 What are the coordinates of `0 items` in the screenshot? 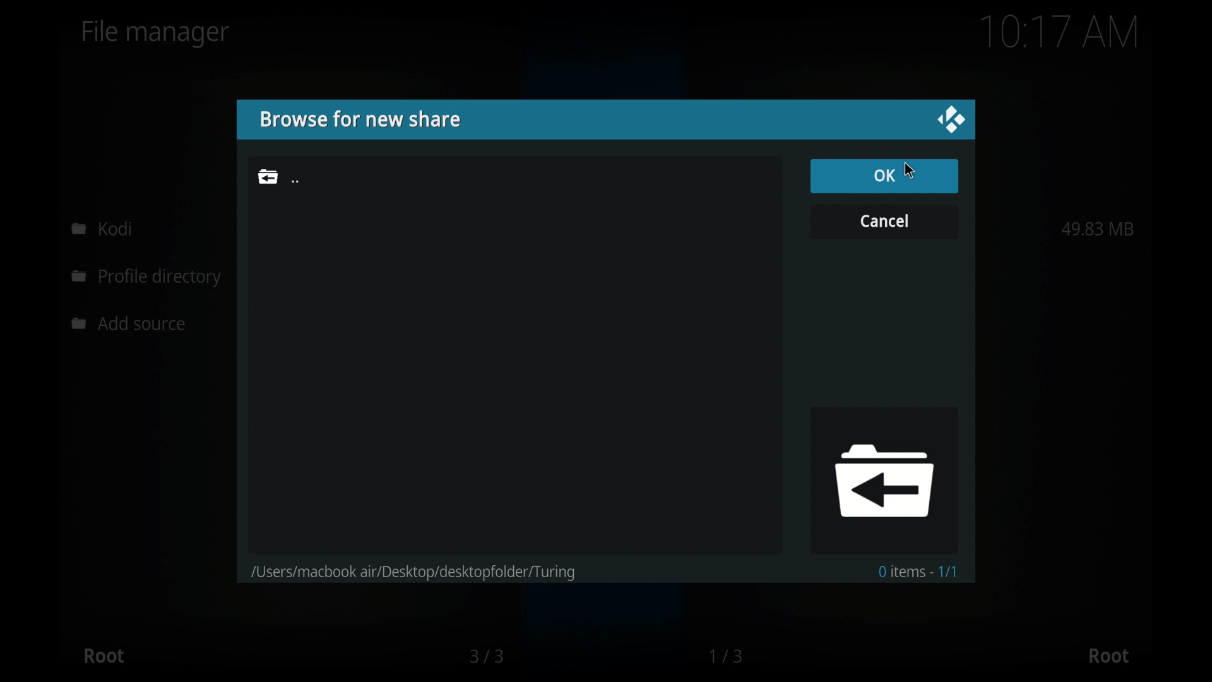 It's located at (920, 571).